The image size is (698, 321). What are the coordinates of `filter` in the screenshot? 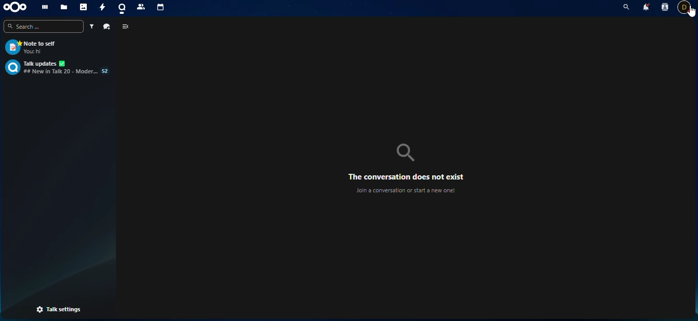 It's located at (91, 26).